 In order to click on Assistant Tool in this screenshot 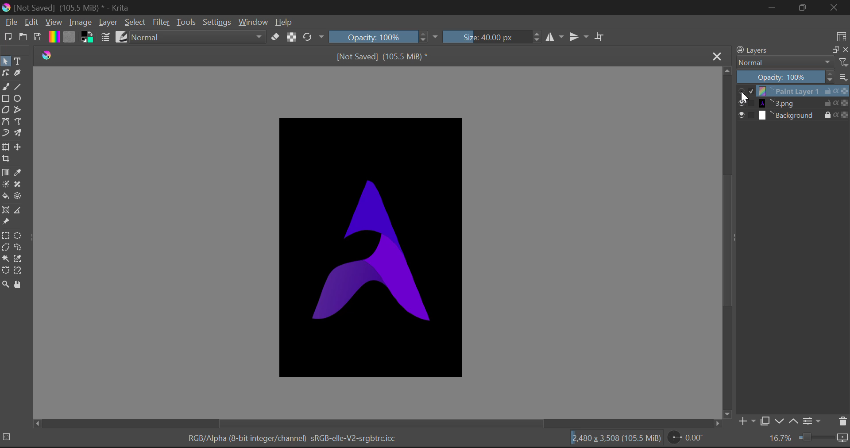, I will do `click(7, 210)`.